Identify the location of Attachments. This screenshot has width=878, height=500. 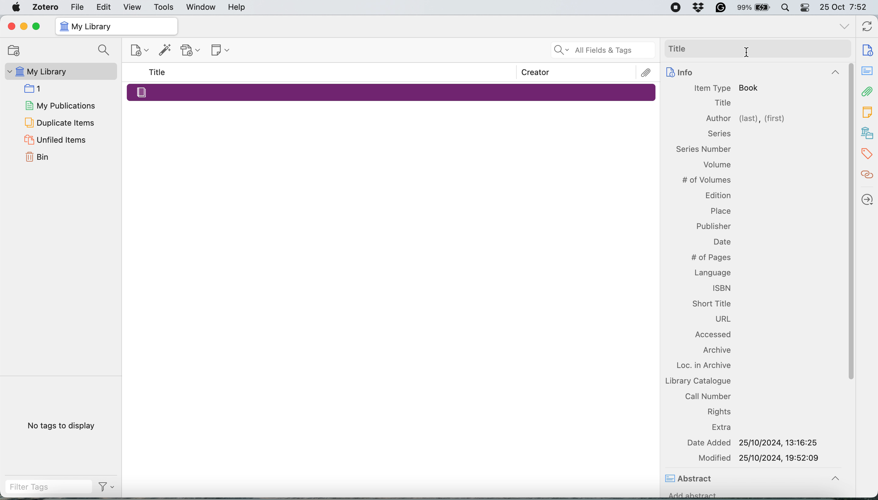
(647, 73).